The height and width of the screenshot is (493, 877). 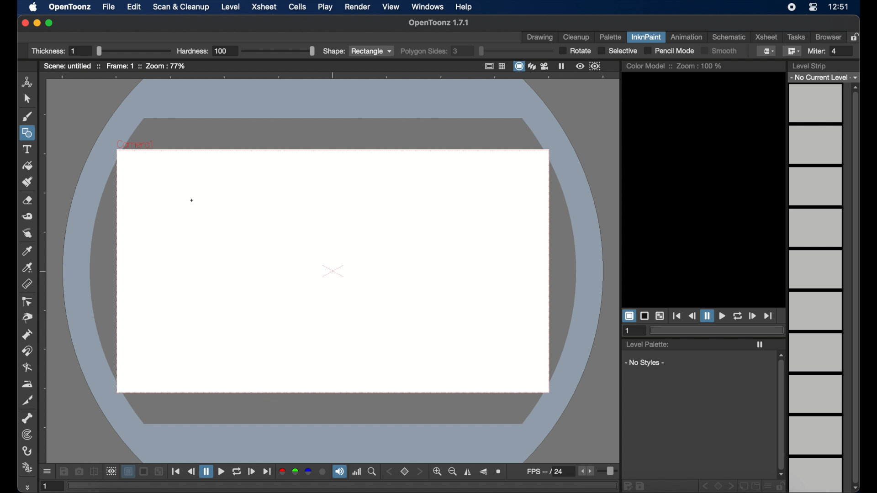 What do you see at coordinates (72, 66) in the screenshot?
I see `scene: untitled` at bounding box center [72, 66].